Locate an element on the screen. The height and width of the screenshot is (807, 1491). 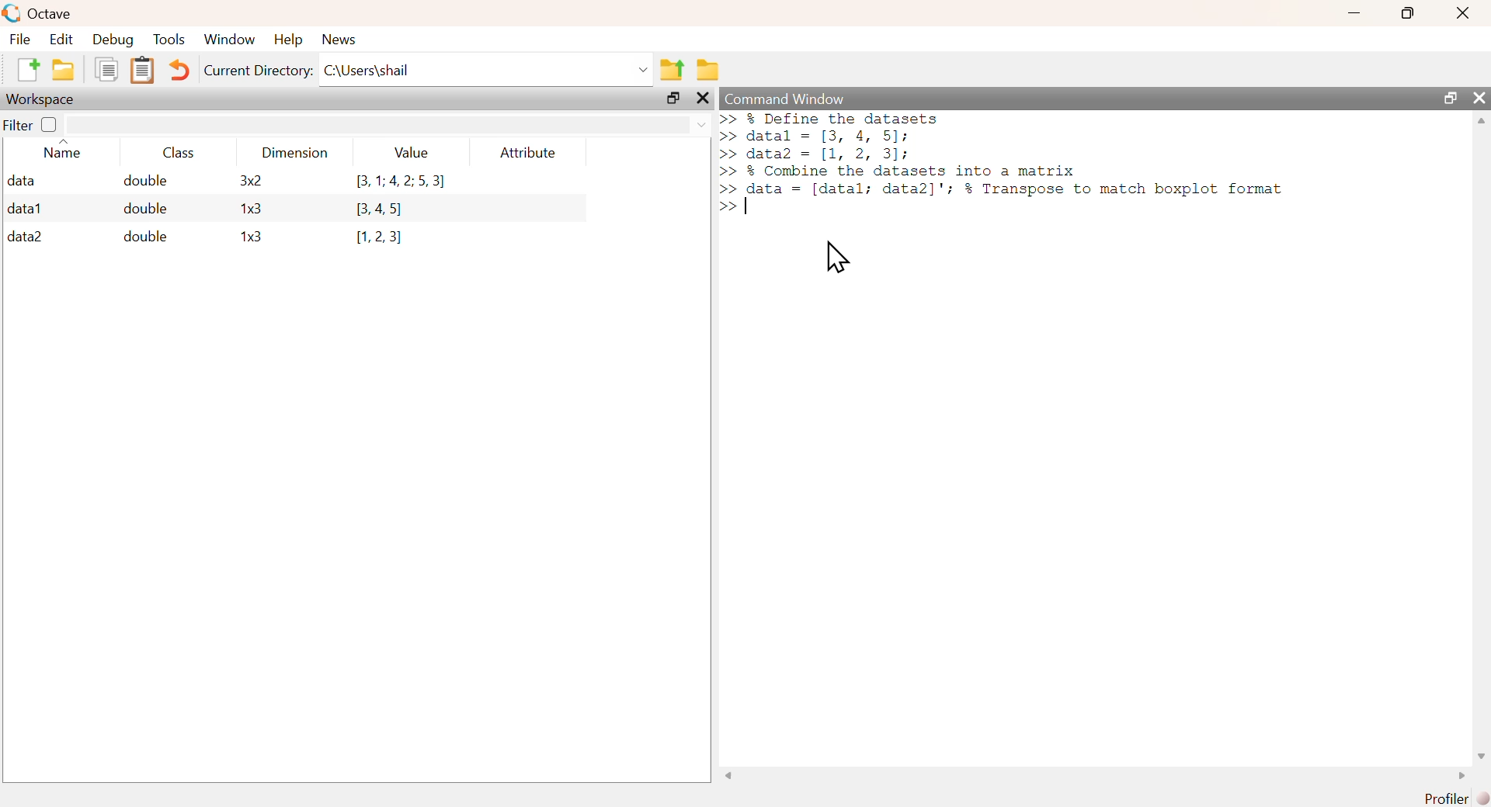
C:\Users\shail is located at coordinates (368, 69).